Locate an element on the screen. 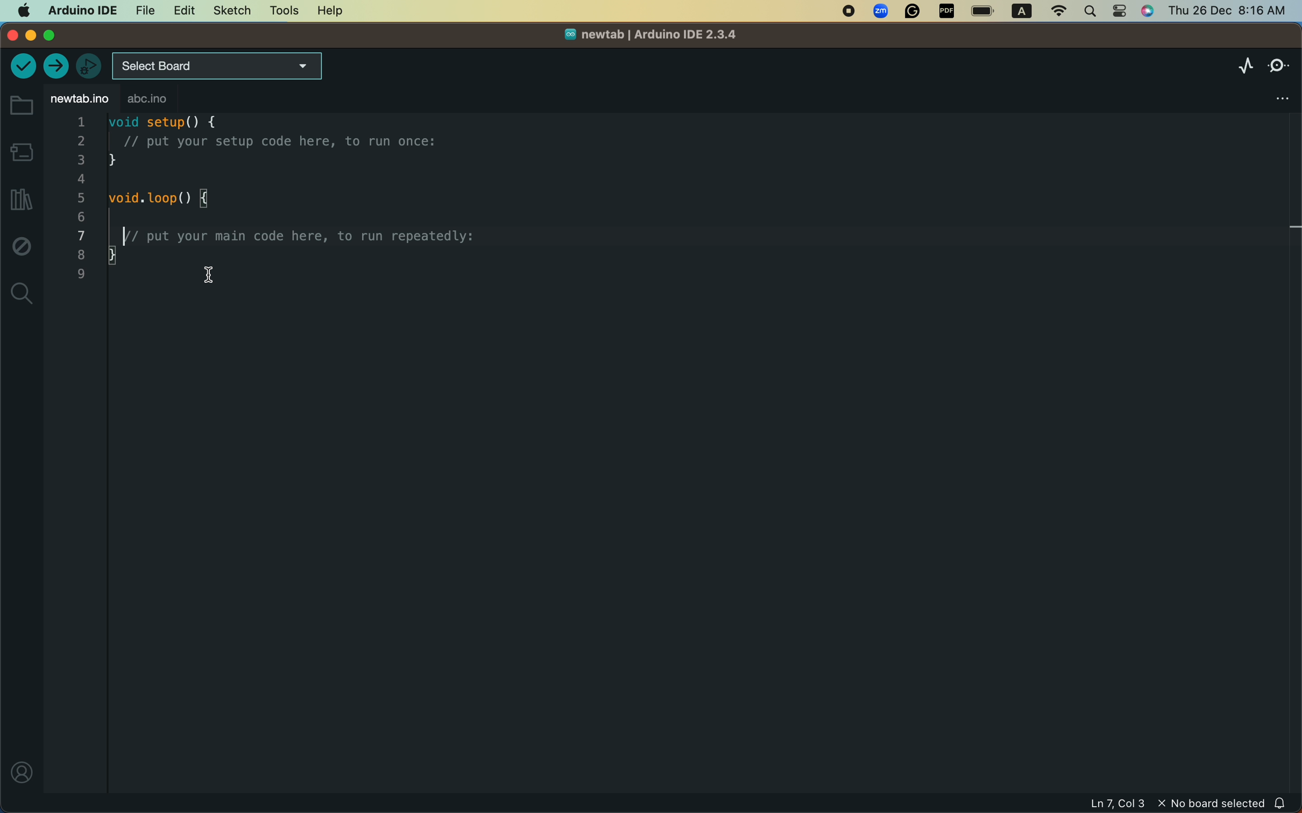  search is located at coordinates (22, 293).